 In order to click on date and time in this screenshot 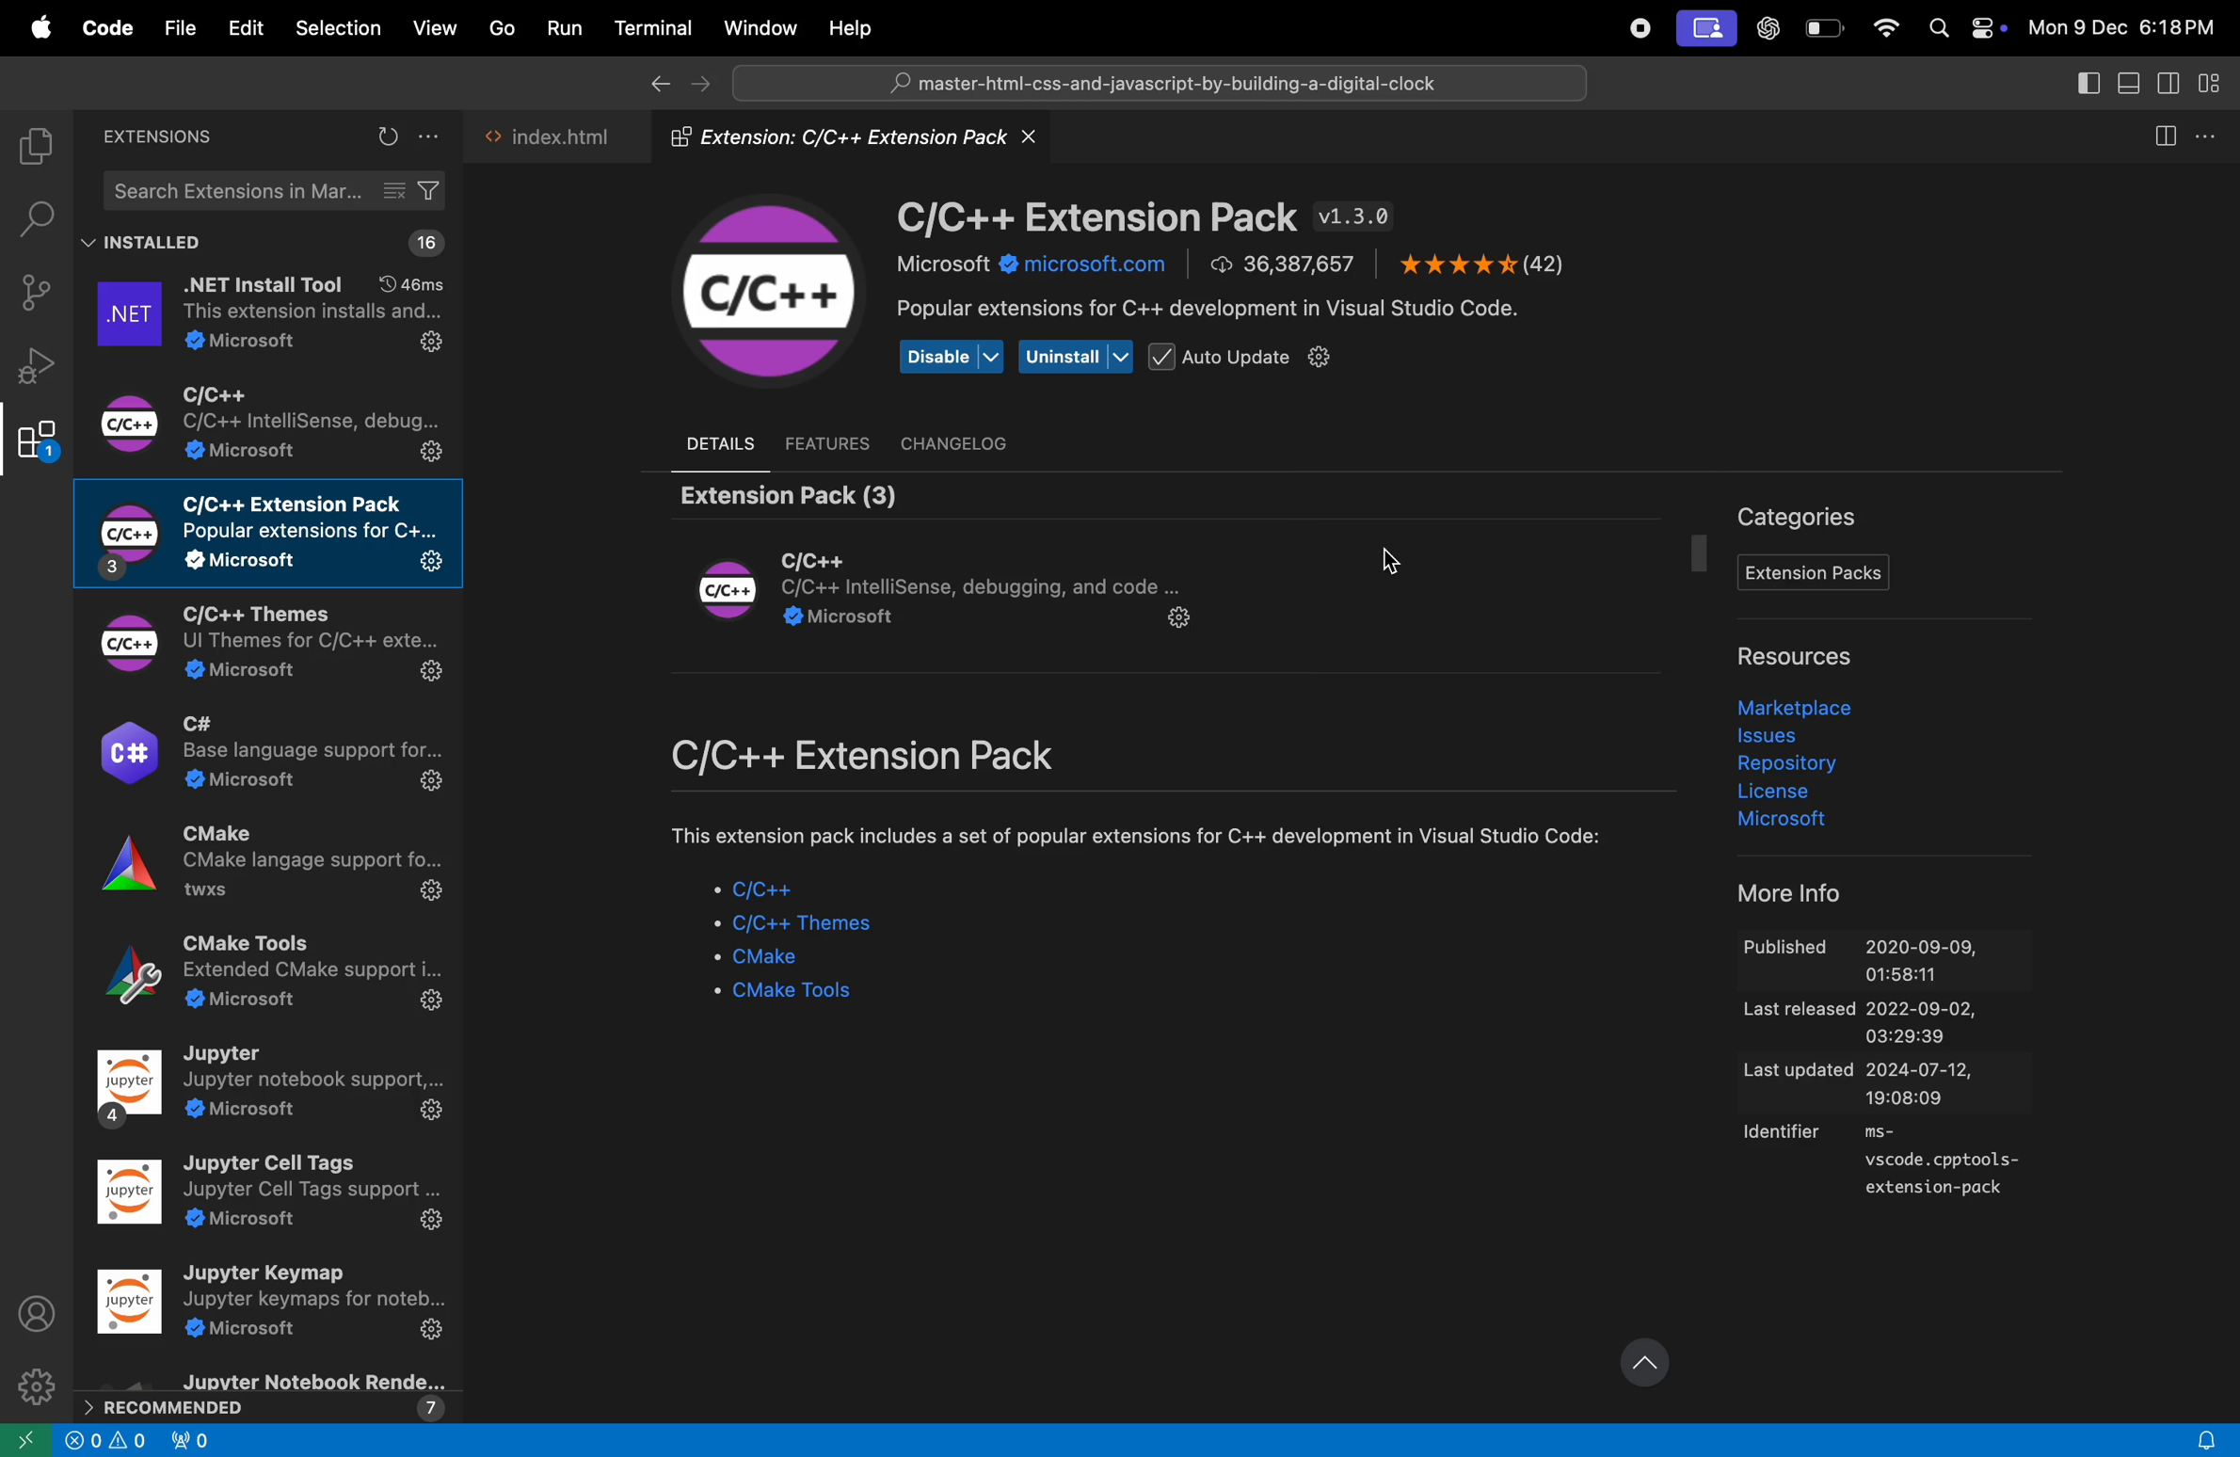, I will do `click(2124, 28)`.